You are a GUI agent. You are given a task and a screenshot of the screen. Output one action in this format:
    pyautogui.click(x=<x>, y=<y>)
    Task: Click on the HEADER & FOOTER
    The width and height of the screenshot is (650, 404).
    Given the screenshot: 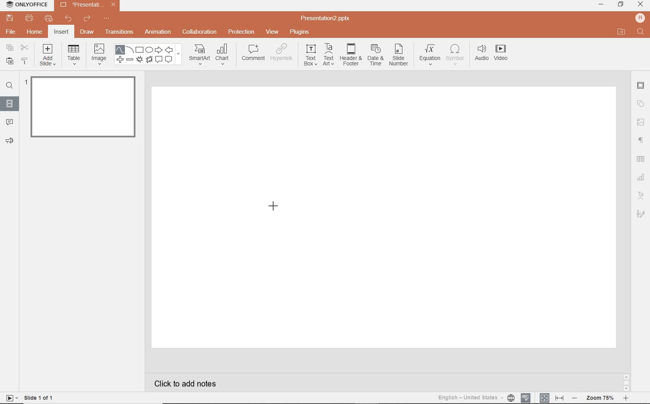 What is the action you would take?
    pyautogui.click(x=350, y=55)
    